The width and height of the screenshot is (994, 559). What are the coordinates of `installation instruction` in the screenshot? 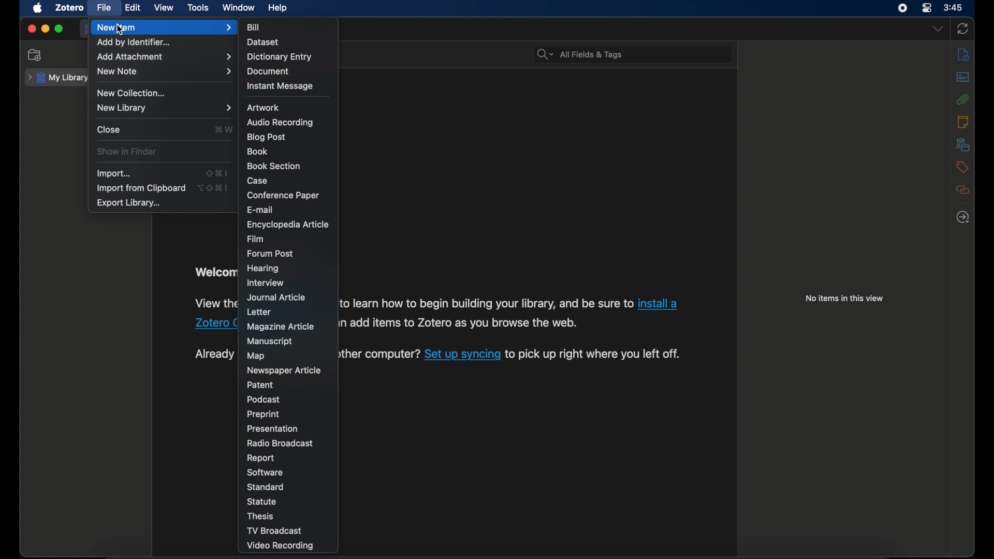 It's located at (213, 314).